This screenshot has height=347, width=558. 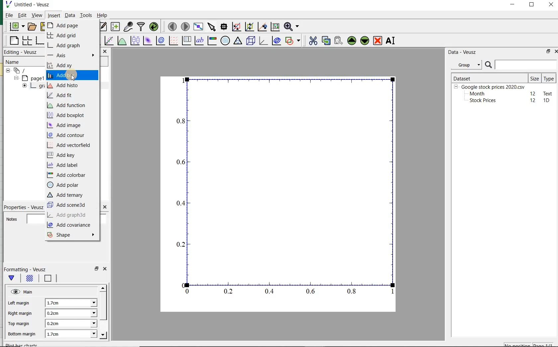 What do you see at coordinates (115, 27) in the screenshot?
I see `create new datasets` at bounding box center [115, 27].